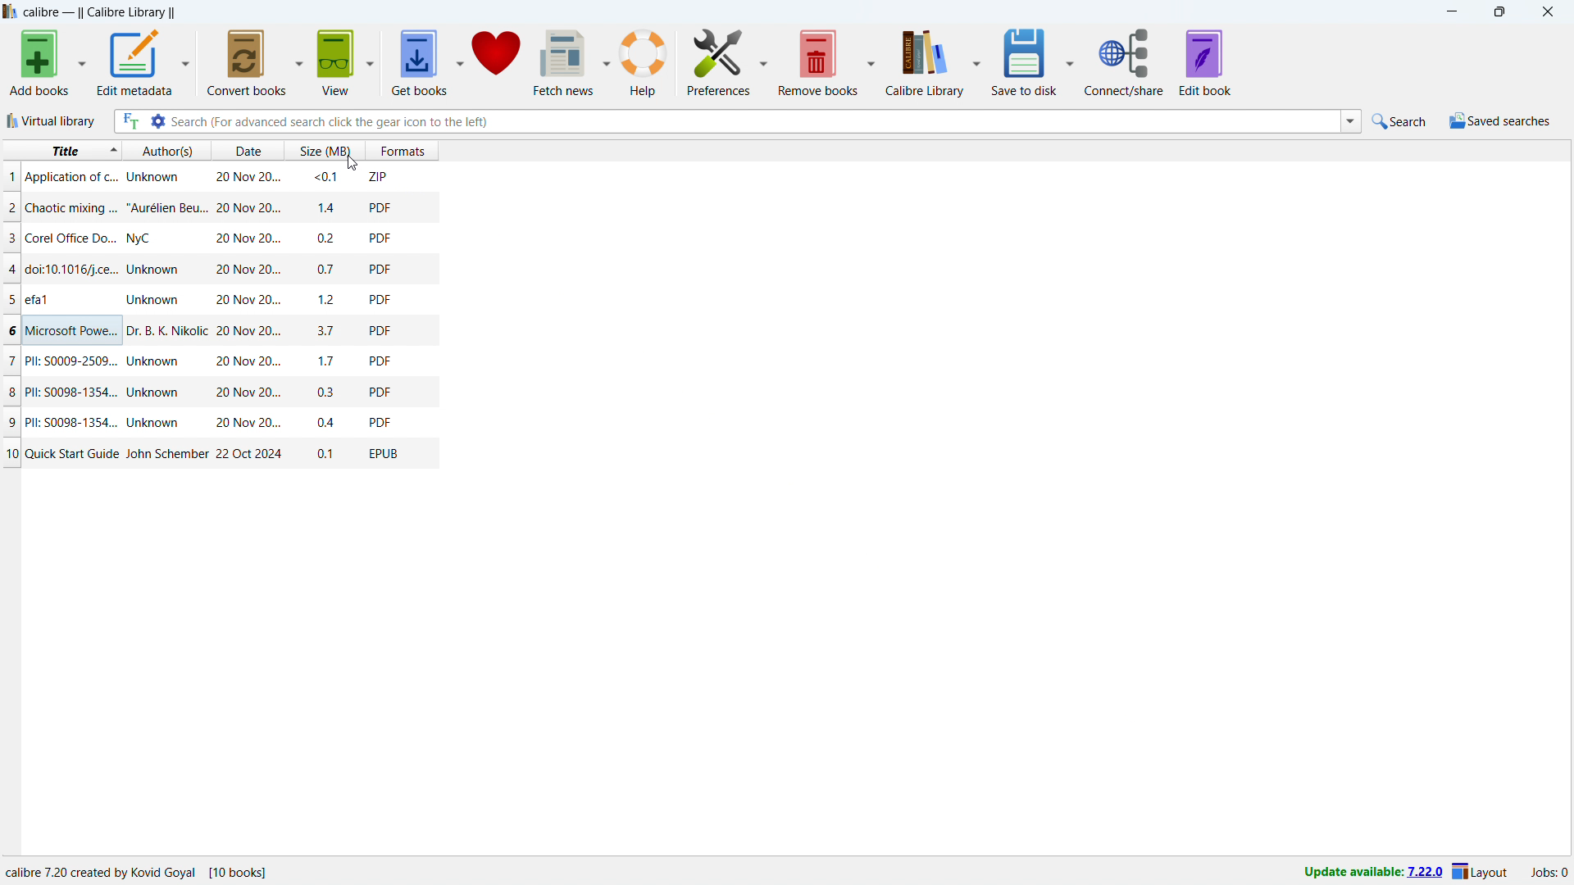  Describe the element at coordinates (154, 300) in the screenshot. I see `author` at that location.